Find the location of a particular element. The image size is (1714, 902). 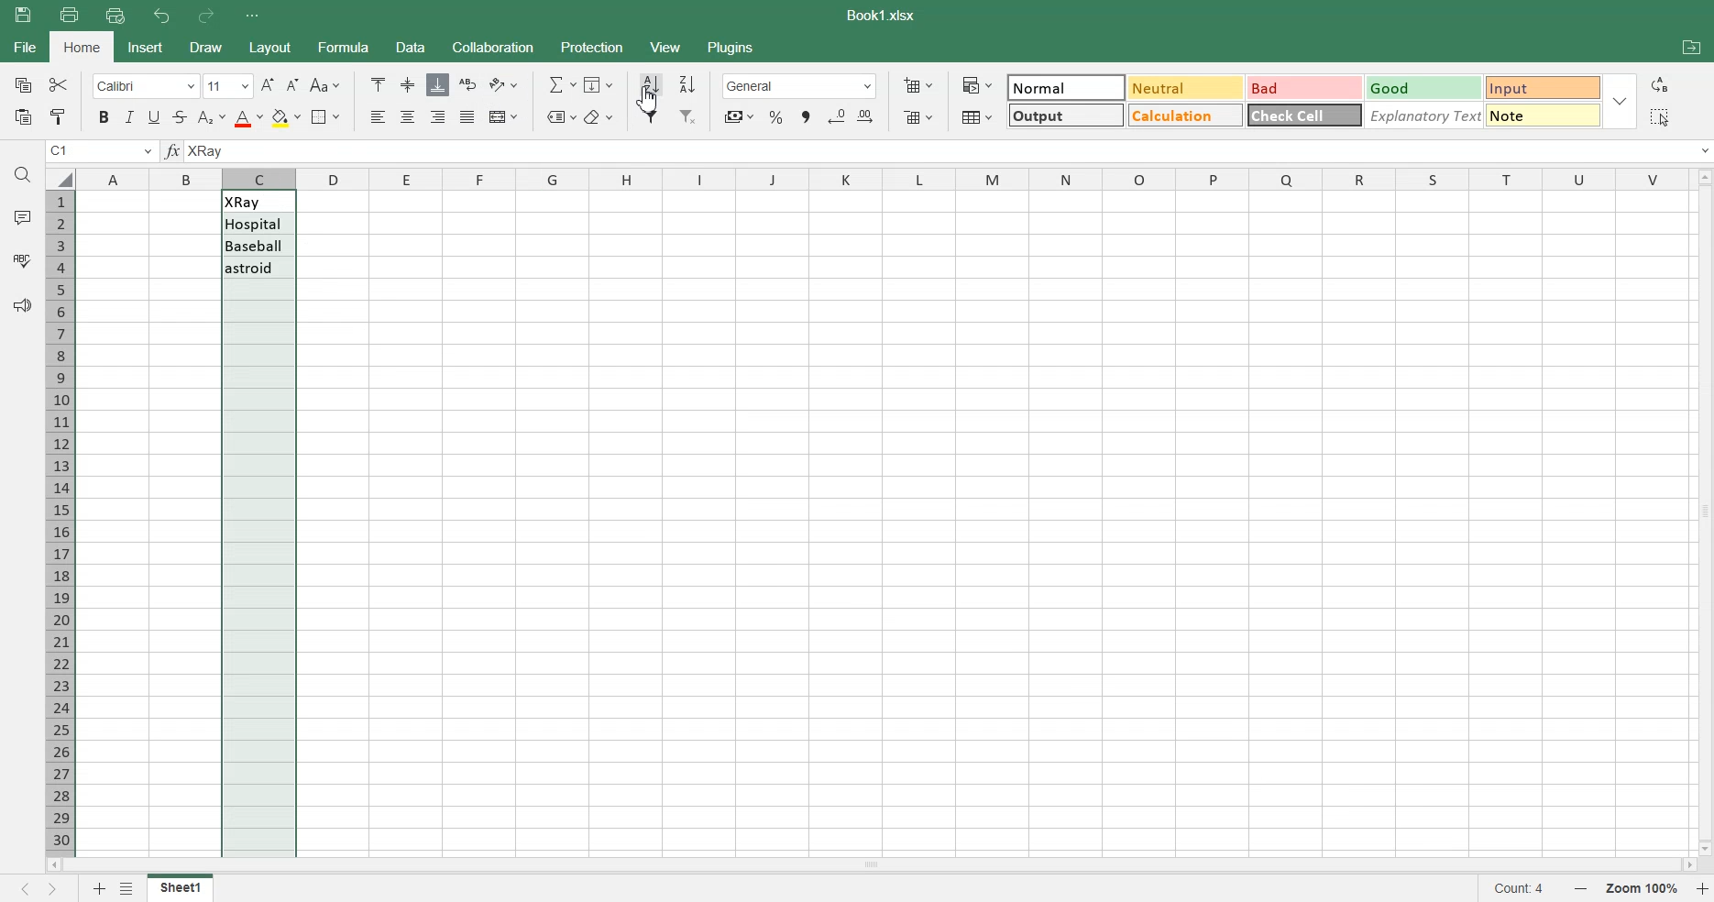

Neutral is located at coordinates (1181, 87).